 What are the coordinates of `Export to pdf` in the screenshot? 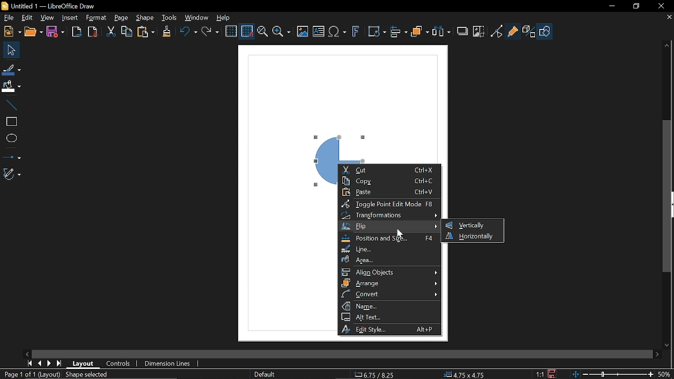 It's located at (92, 31).